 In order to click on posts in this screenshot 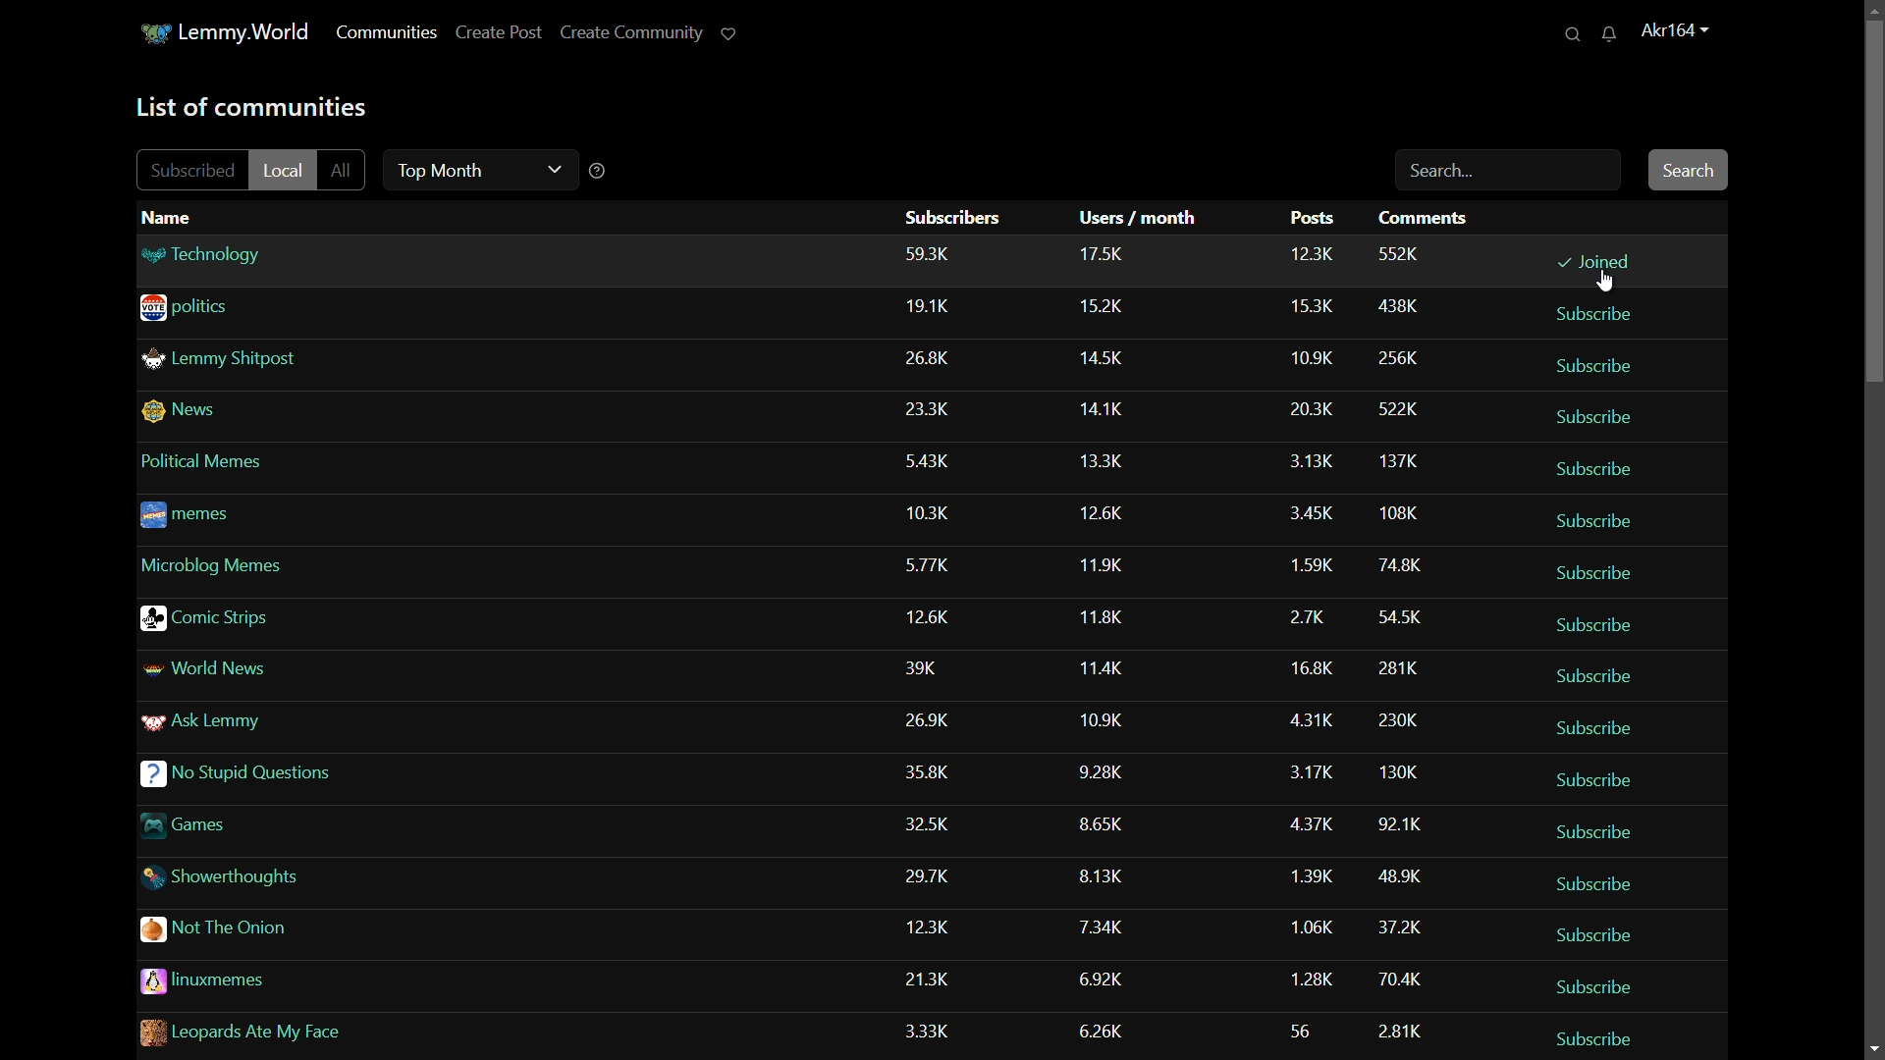, I will do `click(1305, 876)`.